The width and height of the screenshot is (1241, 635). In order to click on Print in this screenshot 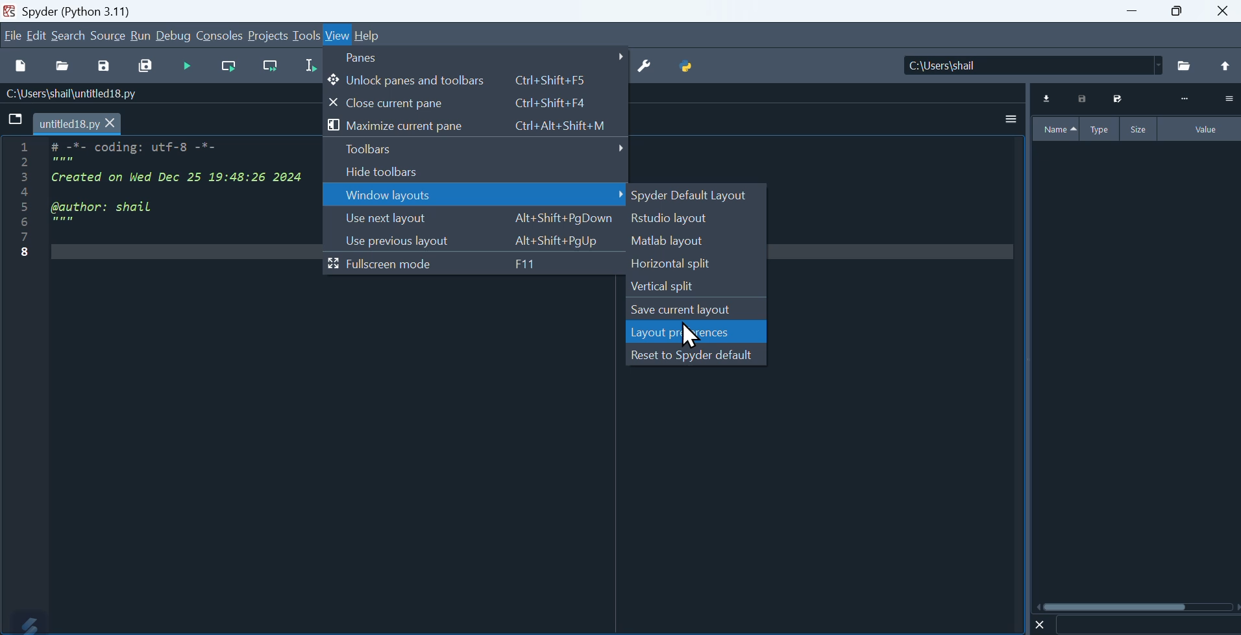, I will do `click(1083, 99)`.